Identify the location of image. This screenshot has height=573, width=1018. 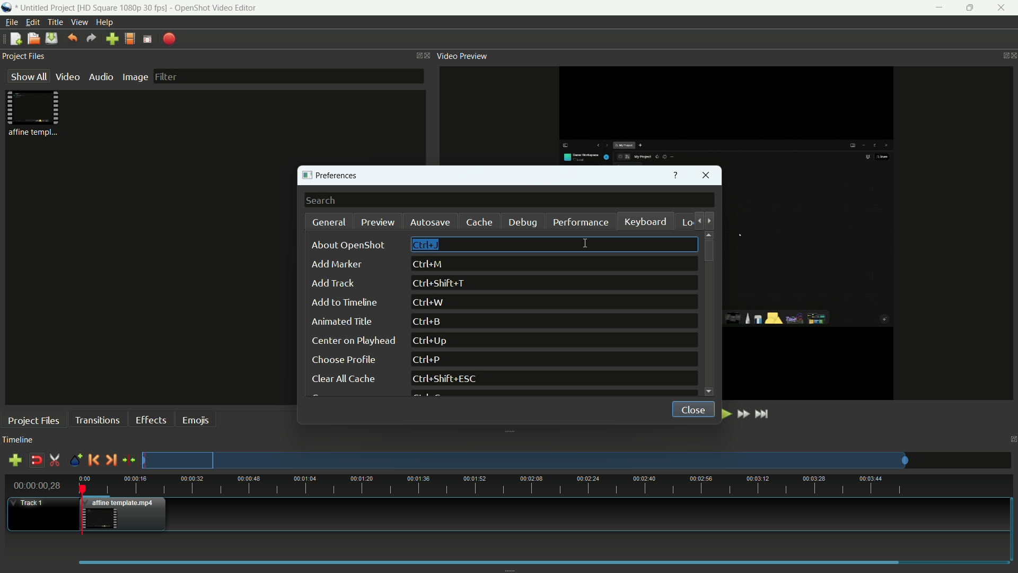
(135, 77).